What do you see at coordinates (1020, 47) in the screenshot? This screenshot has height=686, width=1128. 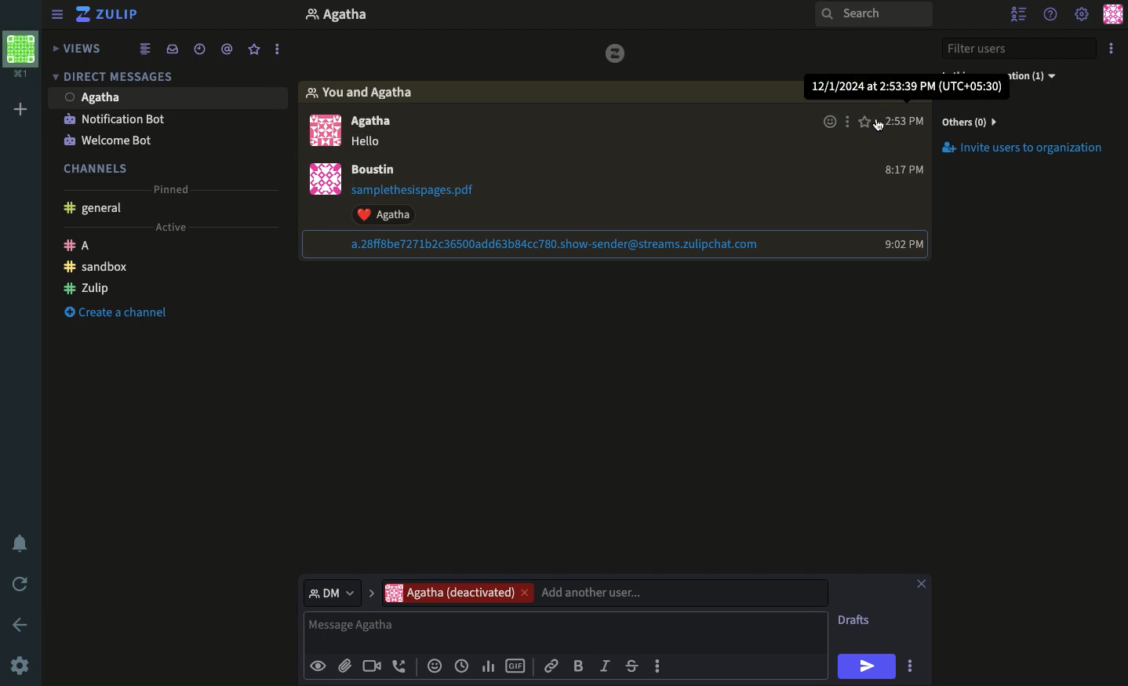 I see `Filter users` at bounding box center [1020, 47].